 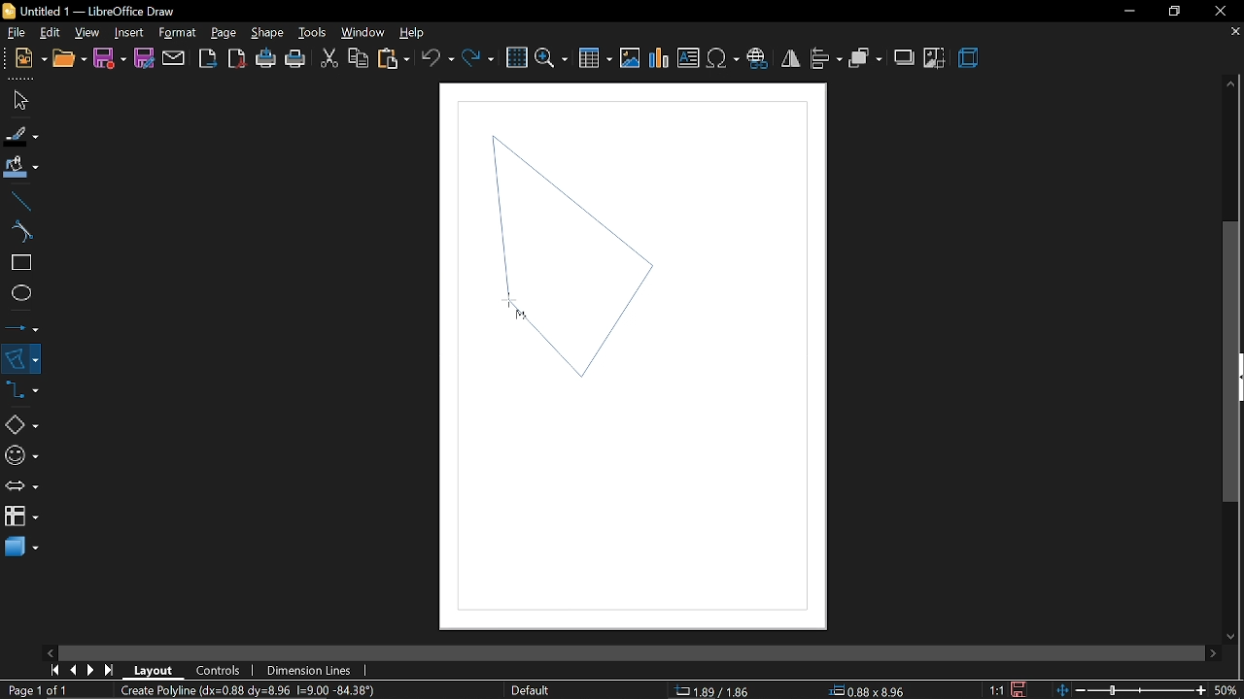 What do you see at coordinates (825, 57) in the screenshot?
I see `align` at bounding box center [825, 57].